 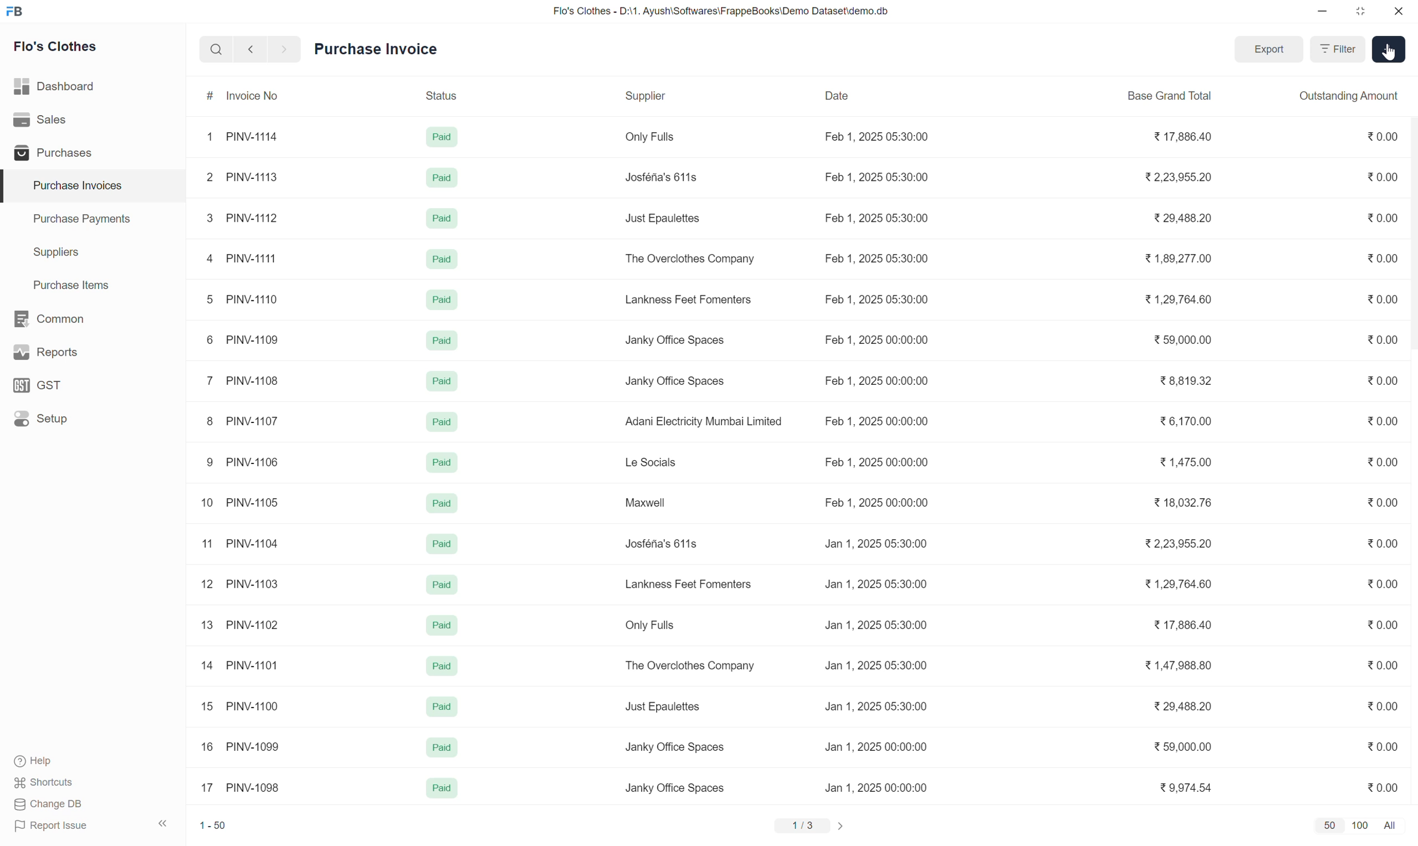 What do you see at coordinates (1382, 665) in the screenshot?
I see `0.00` at bounding box center [1382, 665].